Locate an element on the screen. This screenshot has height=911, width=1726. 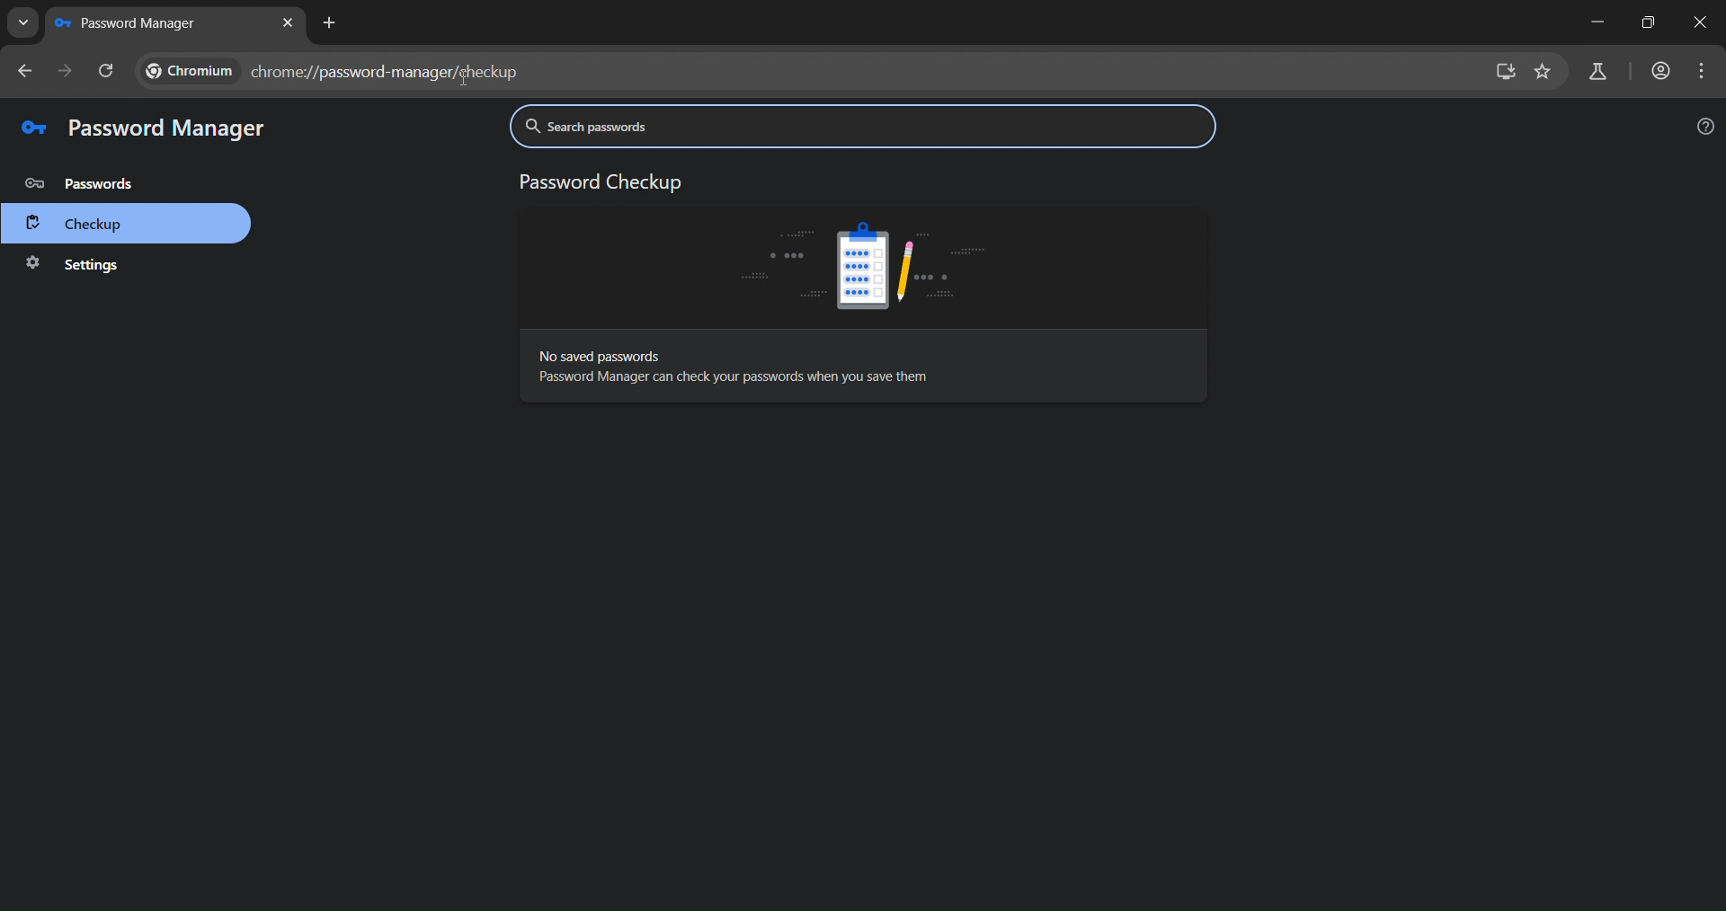
new tab is located at coordinates (332, 22).